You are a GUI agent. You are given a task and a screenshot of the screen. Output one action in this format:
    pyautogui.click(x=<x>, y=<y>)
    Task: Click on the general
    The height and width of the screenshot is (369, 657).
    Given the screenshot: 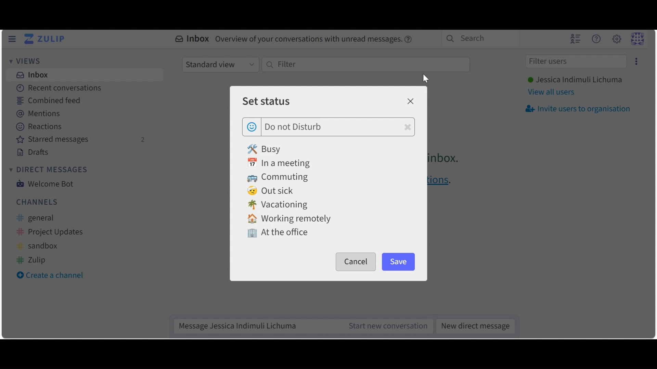 What is the action you would take?
    pyautogui.click(x=40, y=218)
    